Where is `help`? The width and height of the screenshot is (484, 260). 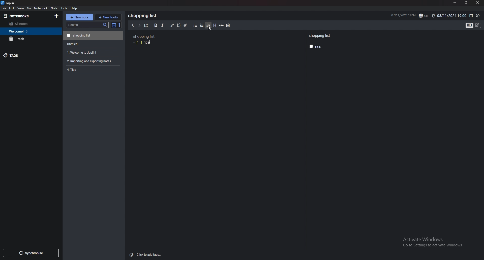 help is located at coordinates (74, 8).